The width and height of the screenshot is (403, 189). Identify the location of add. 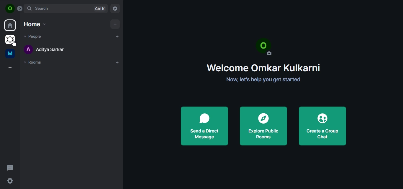
(116, 24).